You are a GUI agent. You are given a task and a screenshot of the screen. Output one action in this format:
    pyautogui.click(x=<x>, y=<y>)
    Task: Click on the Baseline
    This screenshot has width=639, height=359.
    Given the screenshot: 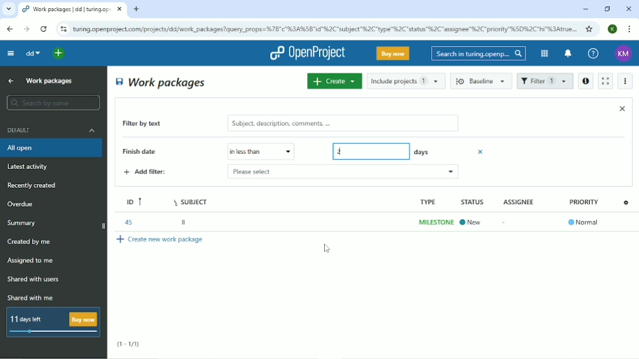 What is the action you would take?
    pyautogui.click(x=482, y=81)
    